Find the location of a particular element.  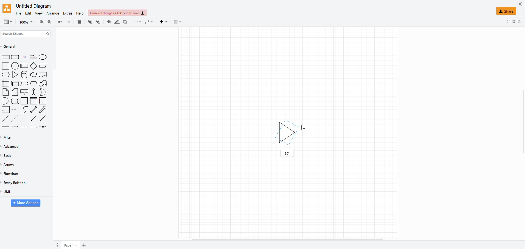

uml is located at coordinates (8, 192).